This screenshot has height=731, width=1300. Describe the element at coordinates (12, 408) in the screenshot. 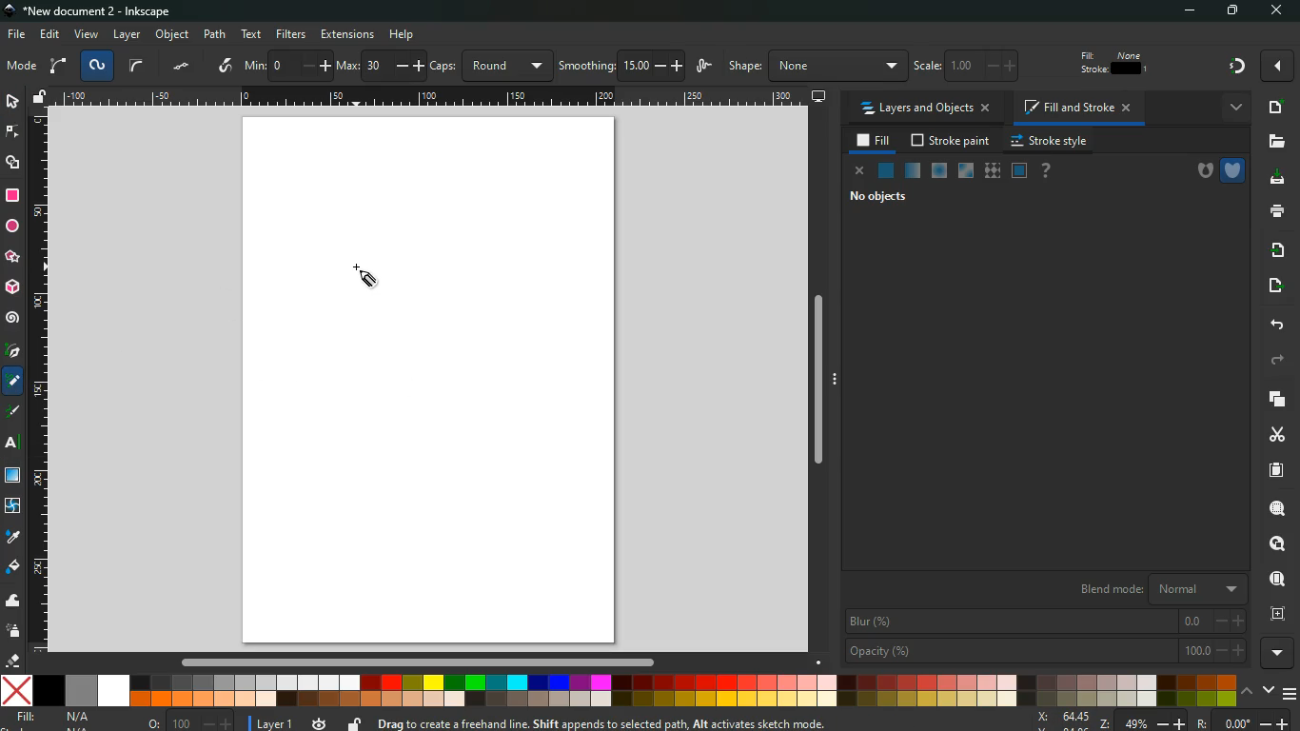

I see `description` at that location.